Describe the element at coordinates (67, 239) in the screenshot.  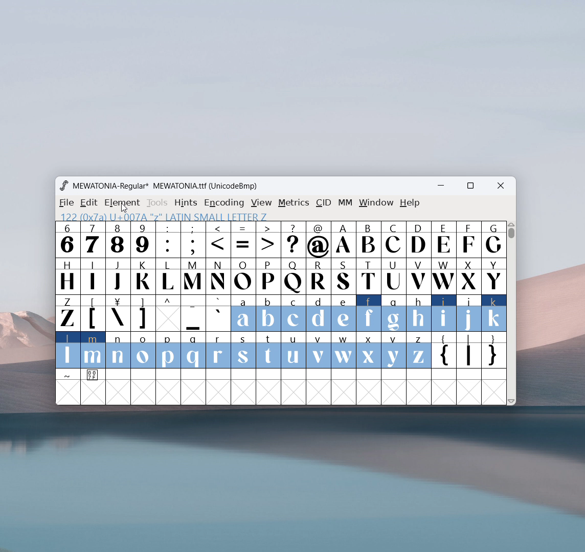
I see `6` at that location.